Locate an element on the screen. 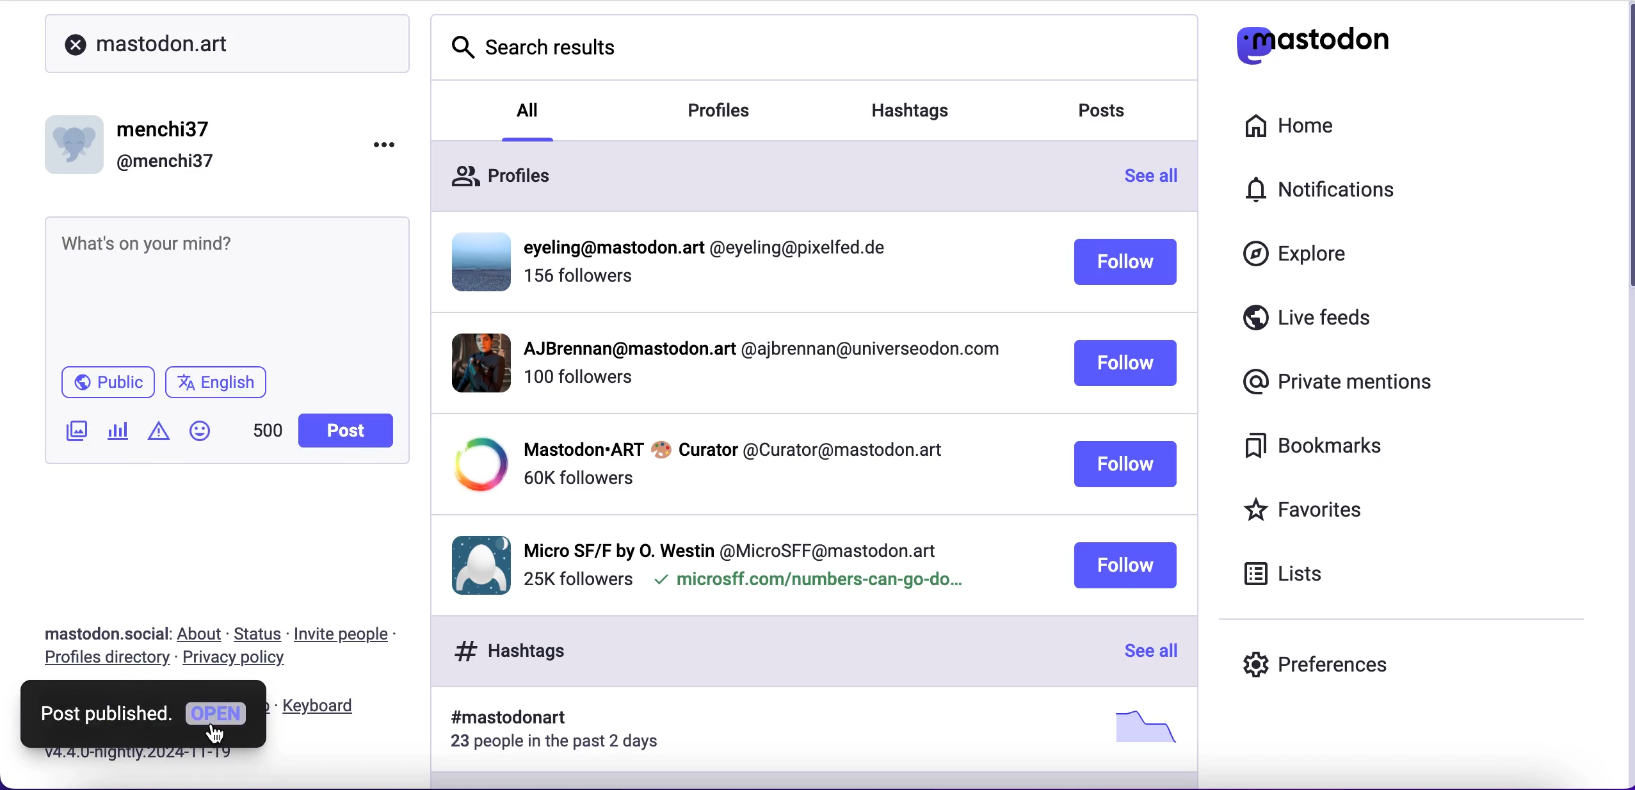  favorites is located at coordinates (1337, 509).